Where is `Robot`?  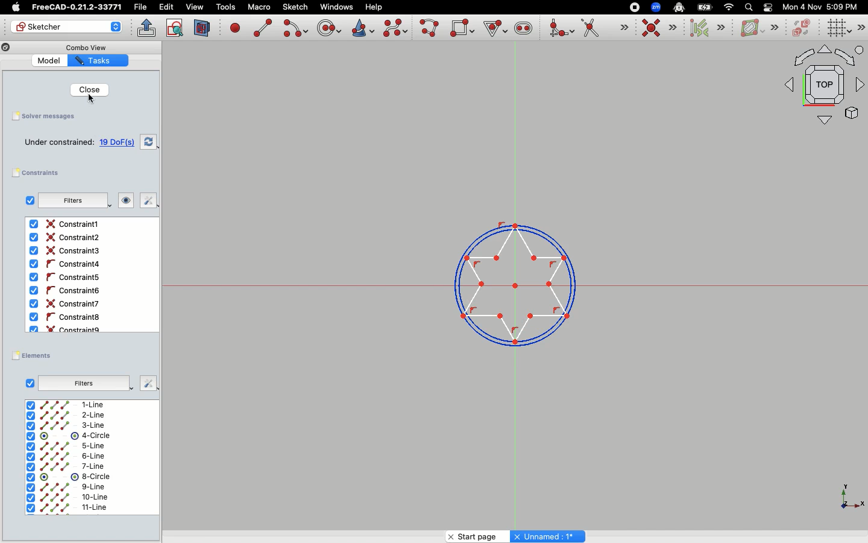 Robot is located at coordinates (679, 8).